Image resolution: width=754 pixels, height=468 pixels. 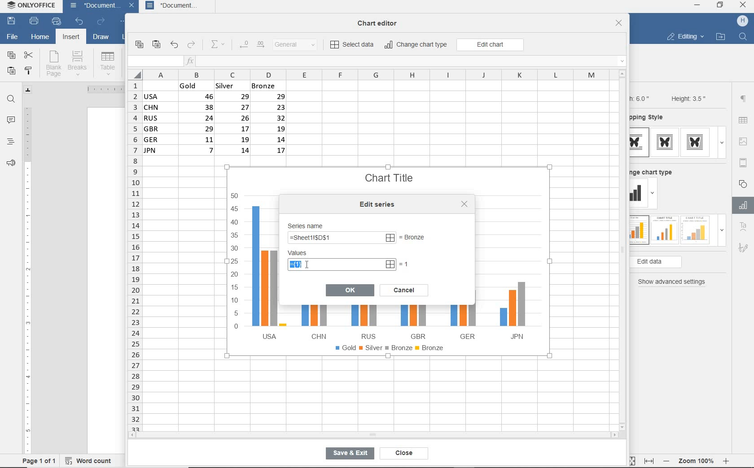 I want to click on dropdown, so click(x=654, y=195).